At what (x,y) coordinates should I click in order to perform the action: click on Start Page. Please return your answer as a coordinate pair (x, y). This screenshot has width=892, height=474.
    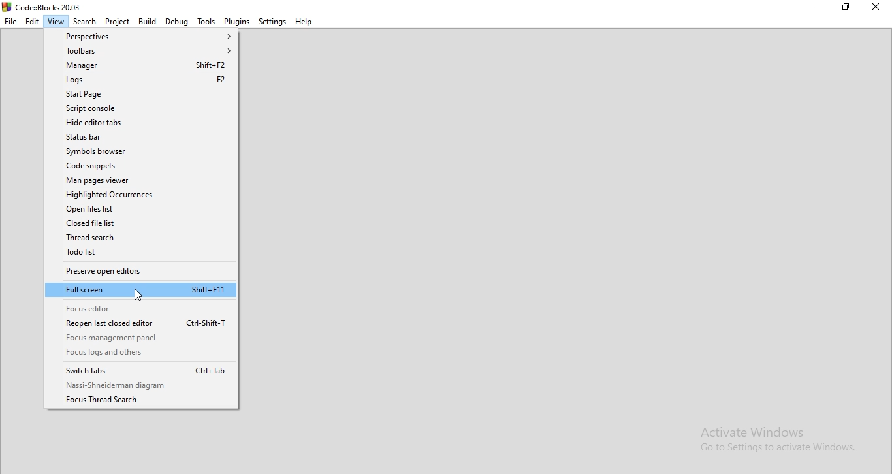
    Looking at the image, I should click on (138, 94).